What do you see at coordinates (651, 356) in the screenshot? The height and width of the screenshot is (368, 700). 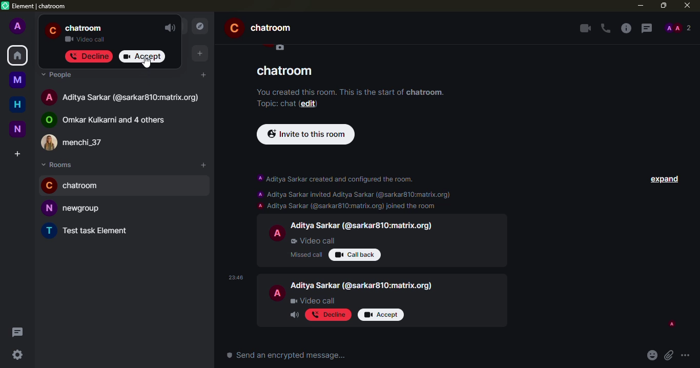 I see `emoji` at bounding box center [651, 356].